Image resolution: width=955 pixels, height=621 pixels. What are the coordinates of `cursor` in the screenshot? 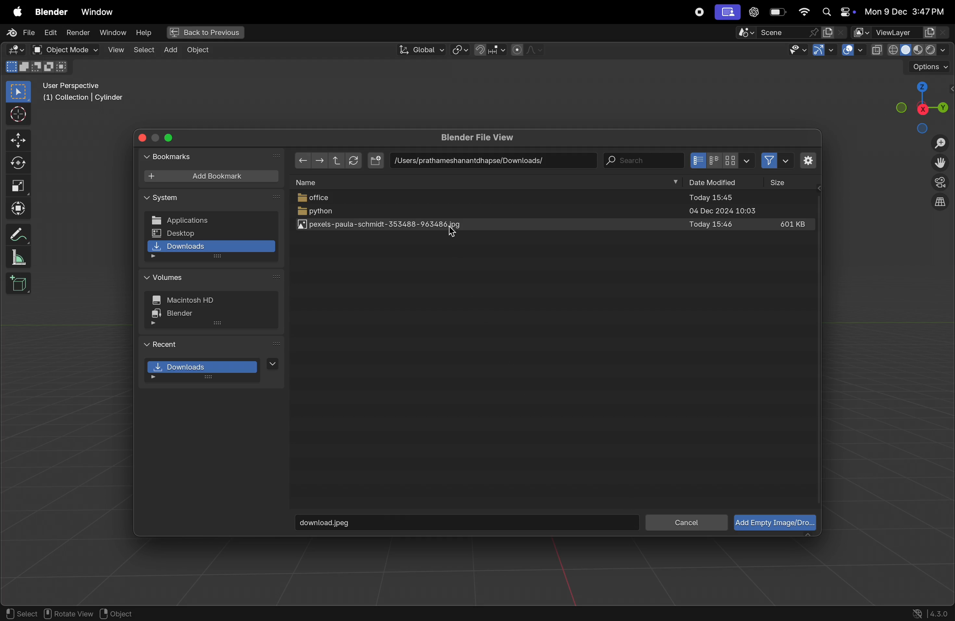 It's located at (456, 235).